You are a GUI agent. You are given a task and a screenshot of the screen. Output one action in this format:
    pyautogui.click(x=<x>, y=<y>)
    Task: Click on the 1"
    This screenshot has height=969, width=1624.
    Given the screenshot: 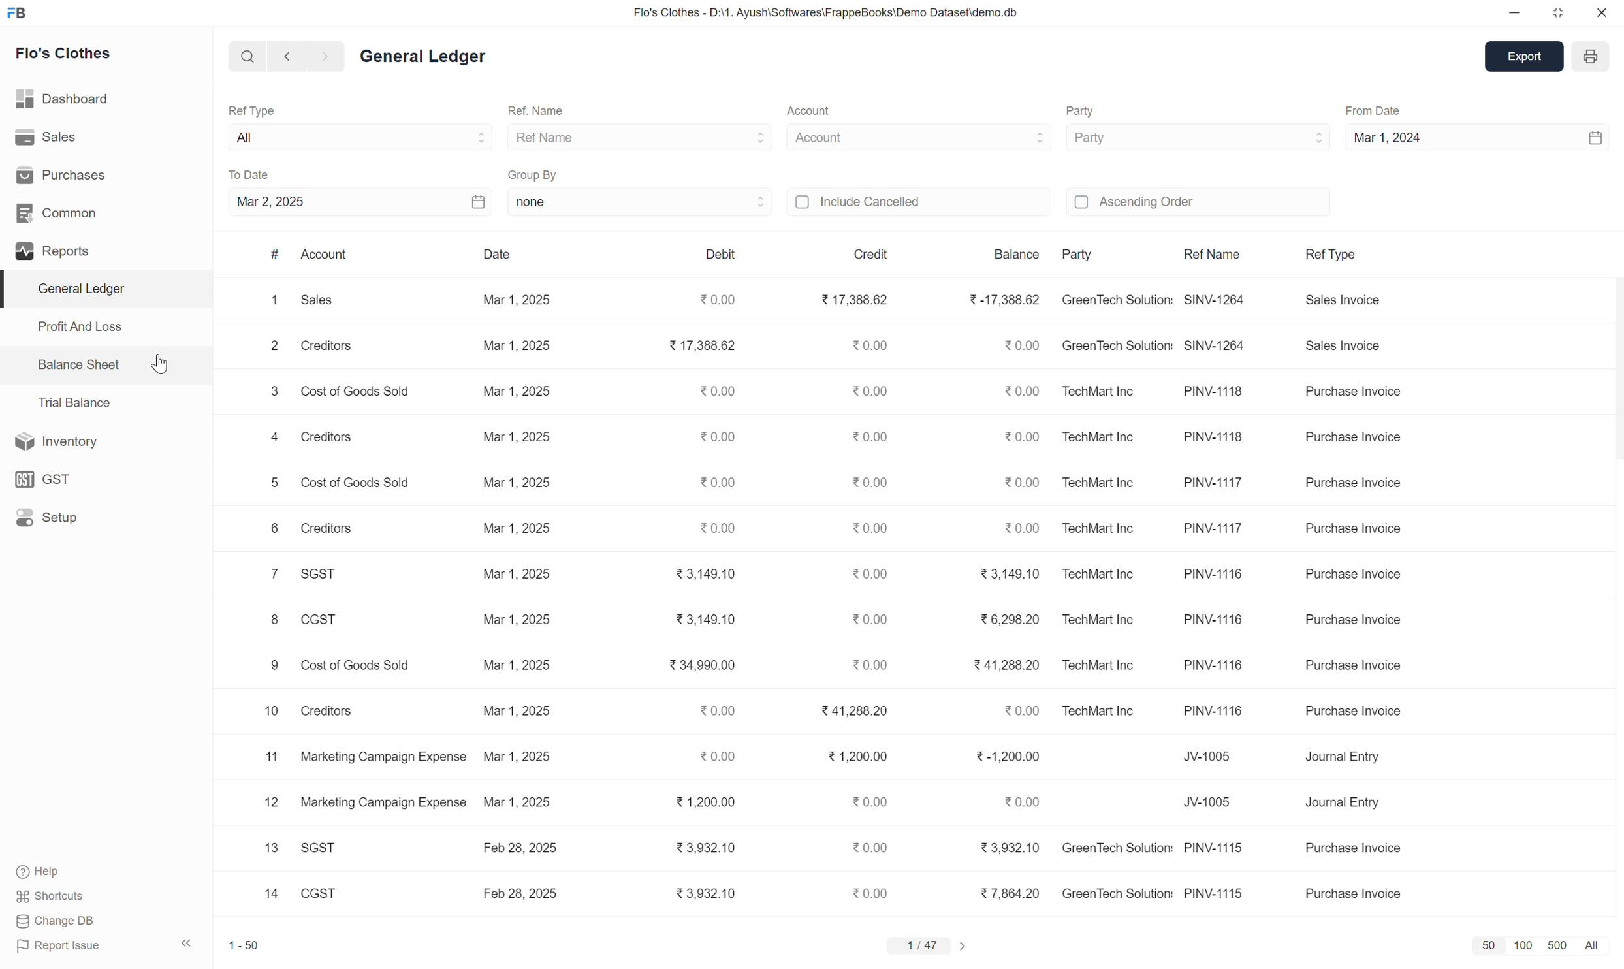 What is the action you would take?
    pyautogui.click(x=270, y=755)
    